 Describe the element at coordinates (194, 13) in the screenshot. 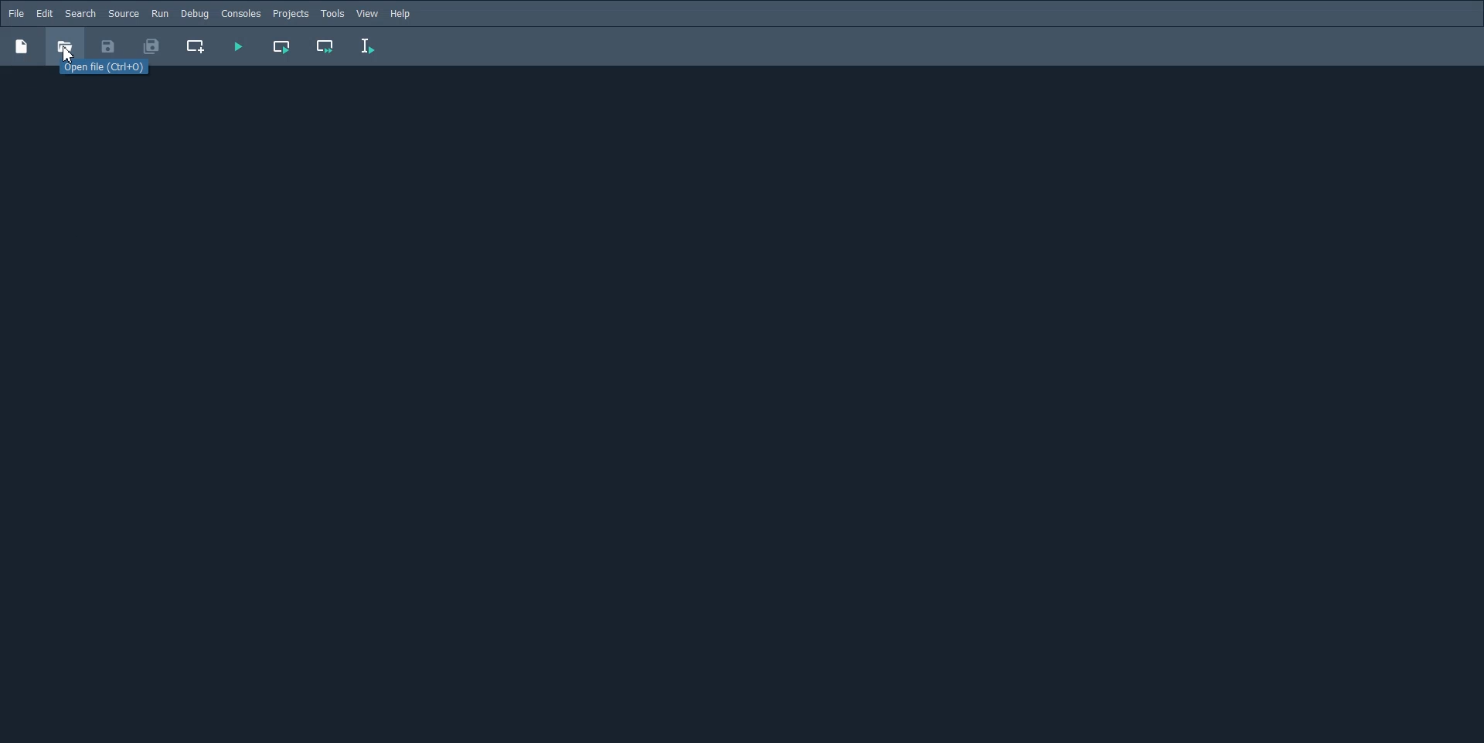

I see `Debug` at that location.